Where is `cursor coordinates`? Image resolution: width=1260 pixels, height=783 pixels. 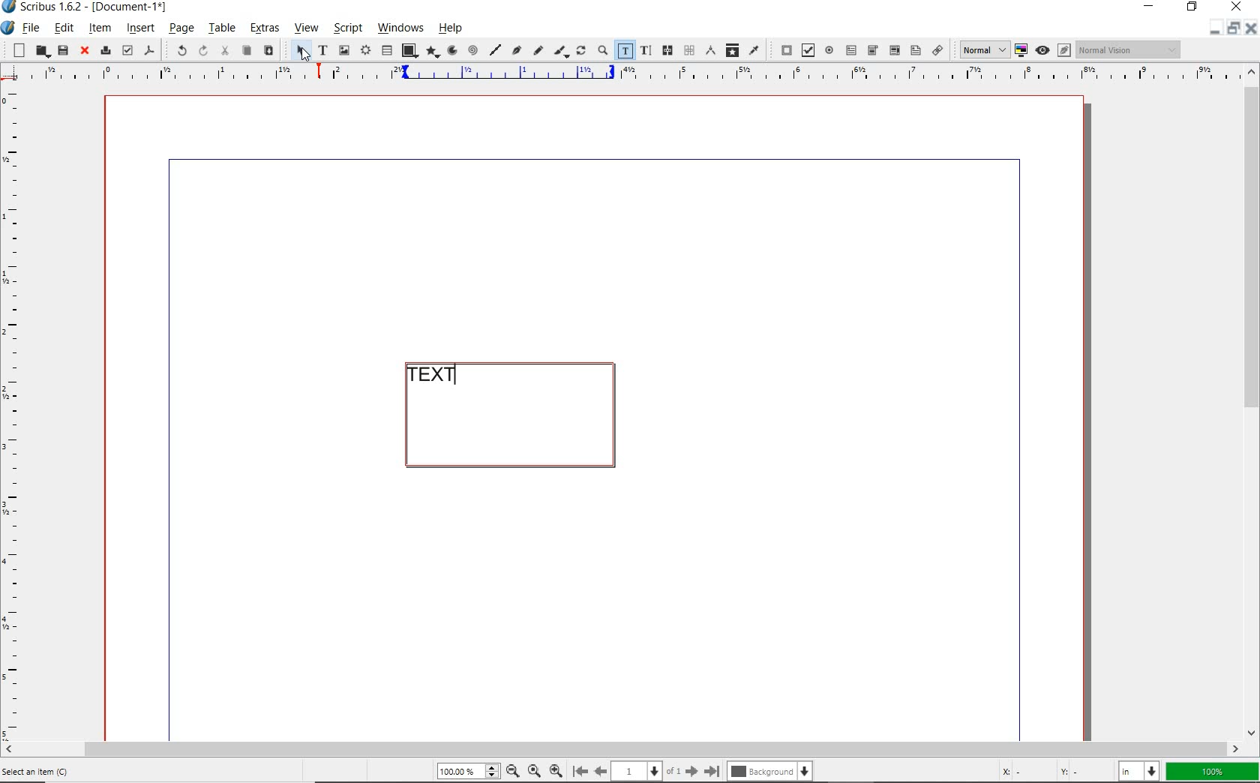
cursor coordinates is located at coordinates (1050, 771).